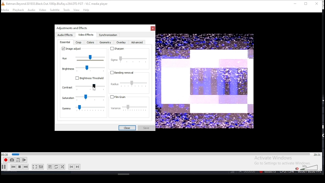 This screenshot has height=183, width=325. What do you see at coordinates (73, 28) in the screenshot?
I see `` at bounding box center [73, 28].